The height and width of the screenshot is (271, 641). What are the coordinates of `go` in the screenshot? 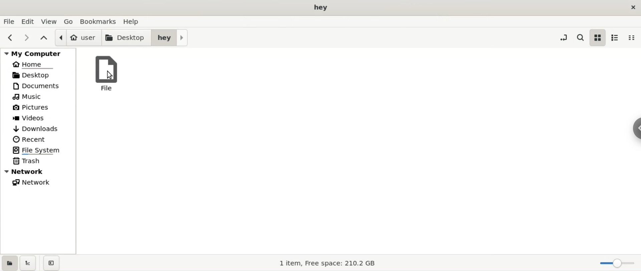 It's located at (68, 21).